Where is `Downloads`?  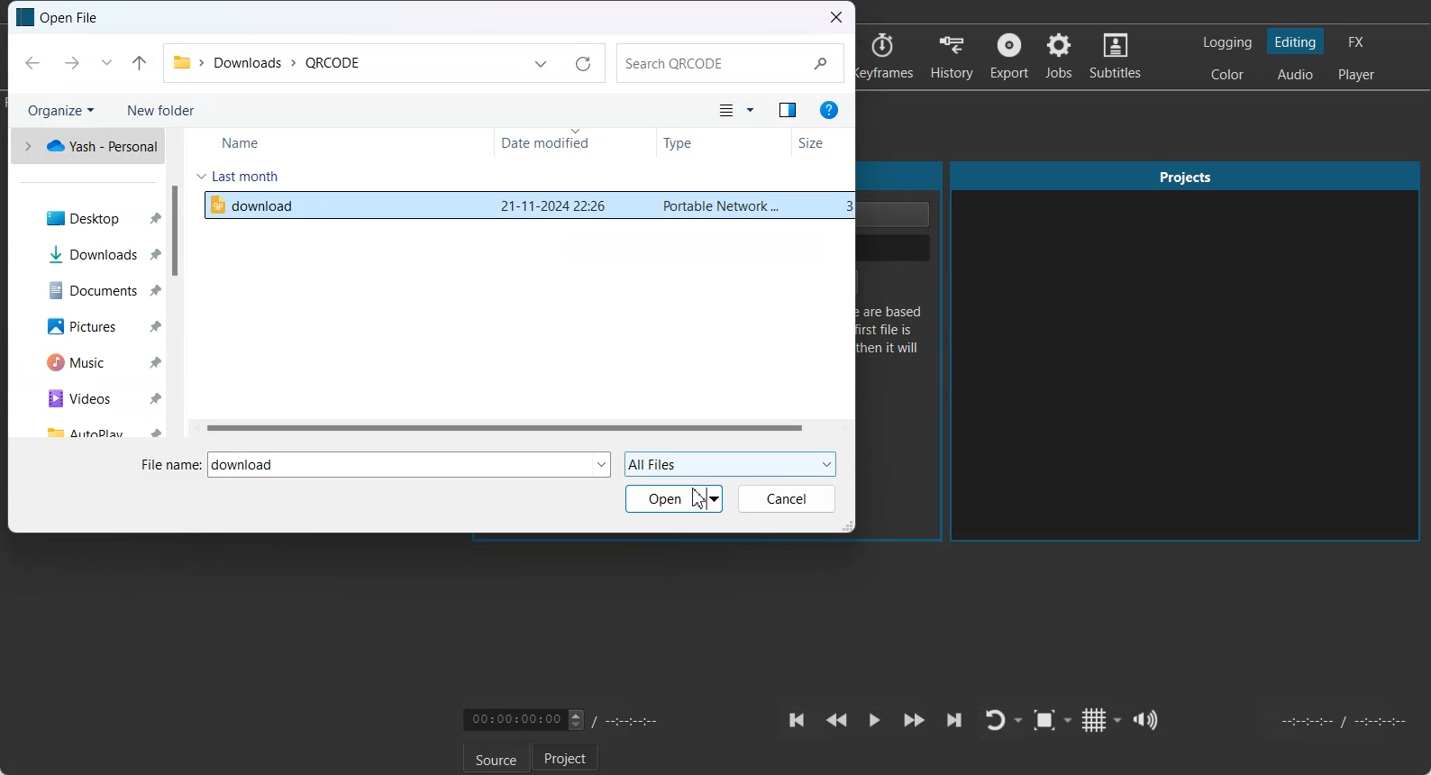
Downloads is located at coordinates (87, 252).